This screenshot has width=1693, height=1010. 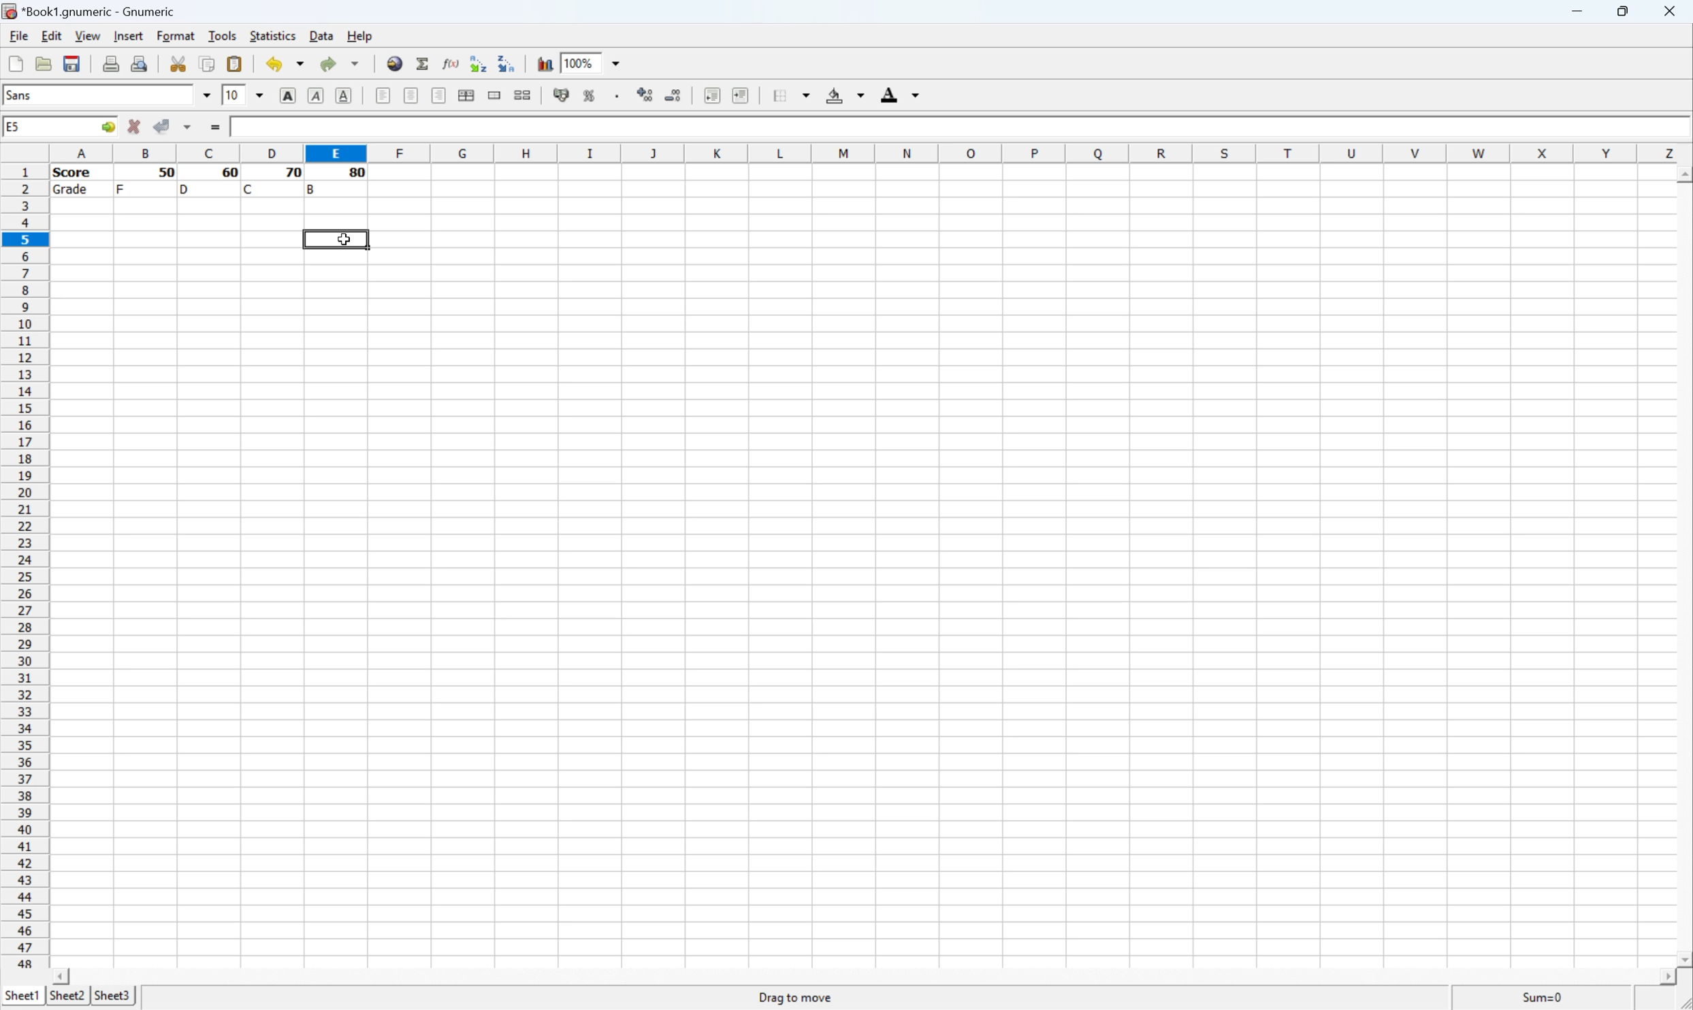 I want to click on Center Horizontally, so click(x=408, y=97).